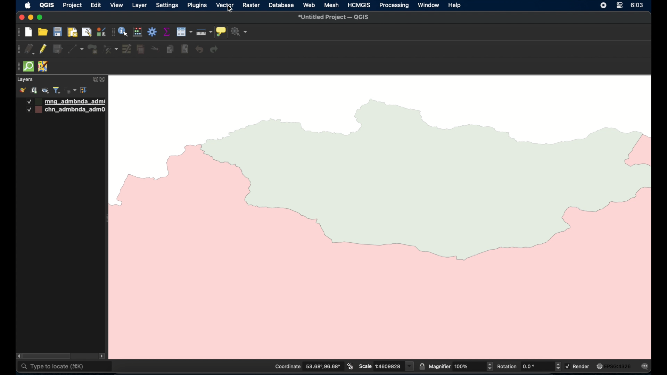  What do you see at coordinates (101, 32) in the screenshot?
I see `styling manager` at bounding box center [101, 32].